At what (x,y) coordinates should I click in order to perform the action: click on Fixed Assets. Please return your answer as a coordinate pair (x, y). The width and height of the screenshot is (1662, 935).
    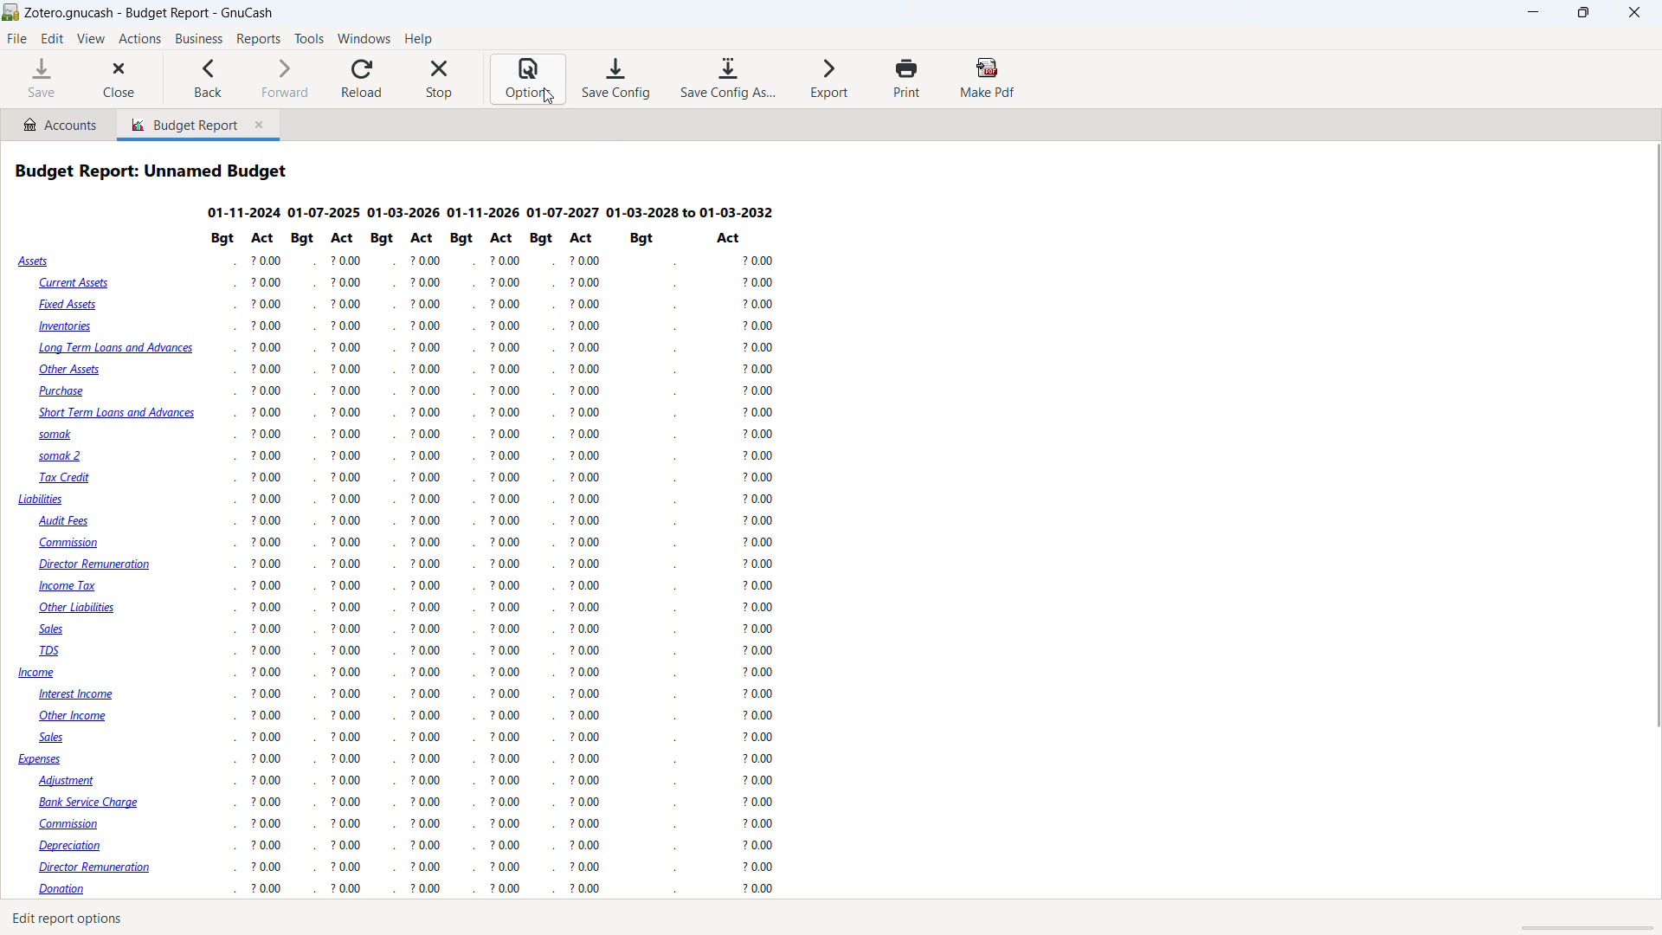
    Looking at the image, I should click on (70, 304).